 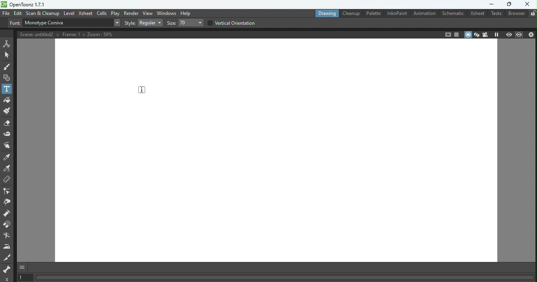 What do you see at coordinates (116, 13) in the screenshot?
I see `Play` at bounding box center [116, 13].